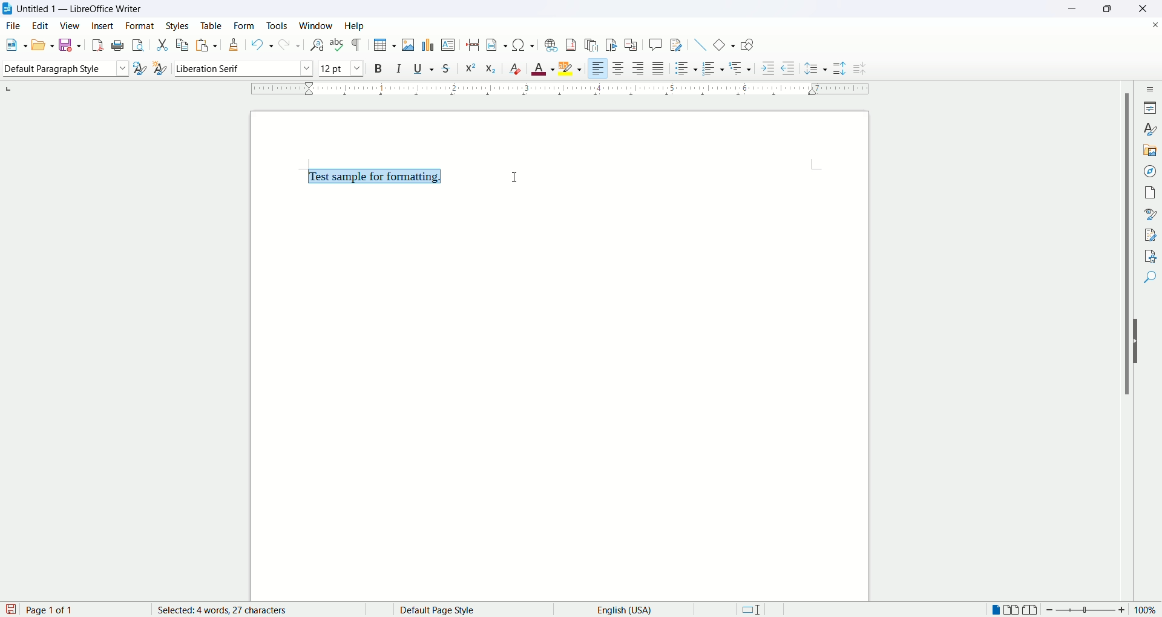 This screenshot has width=1162, height=617. What do you see at coordinates (71, 25) in the screenshot?
I see `view` at bounding box center [71, 25].